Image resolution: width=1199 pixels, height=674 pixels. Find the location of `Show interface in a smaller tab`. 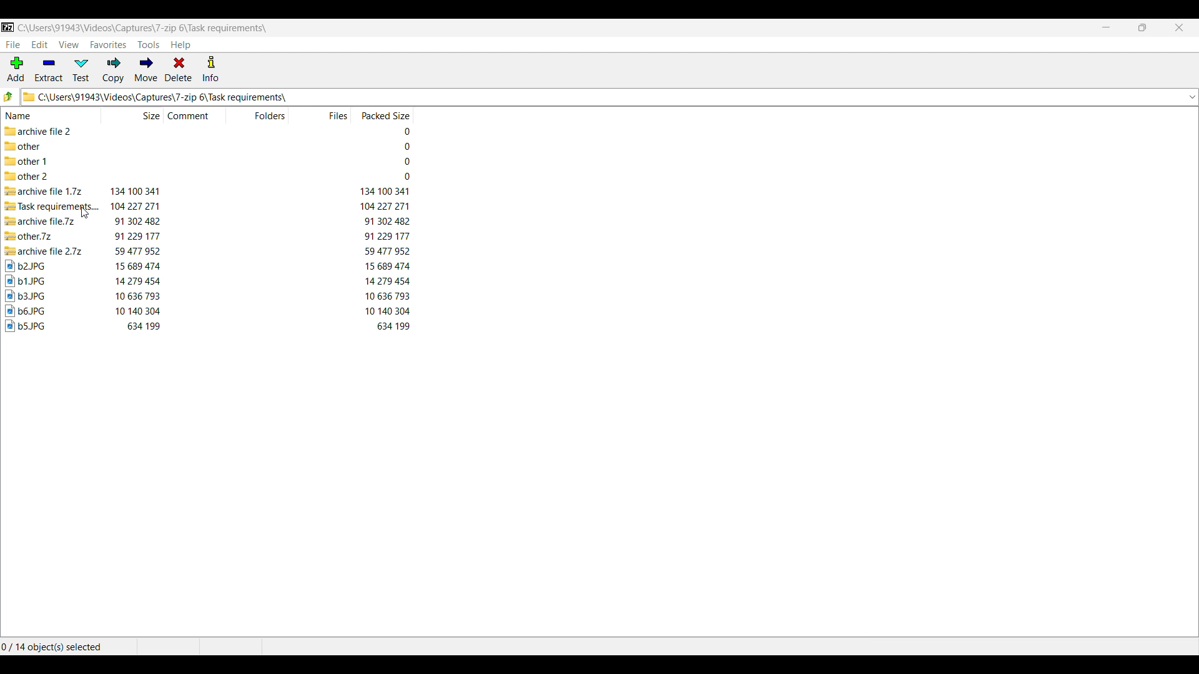

Show interface in a smaller tab is located at coordinates (1143, 27).